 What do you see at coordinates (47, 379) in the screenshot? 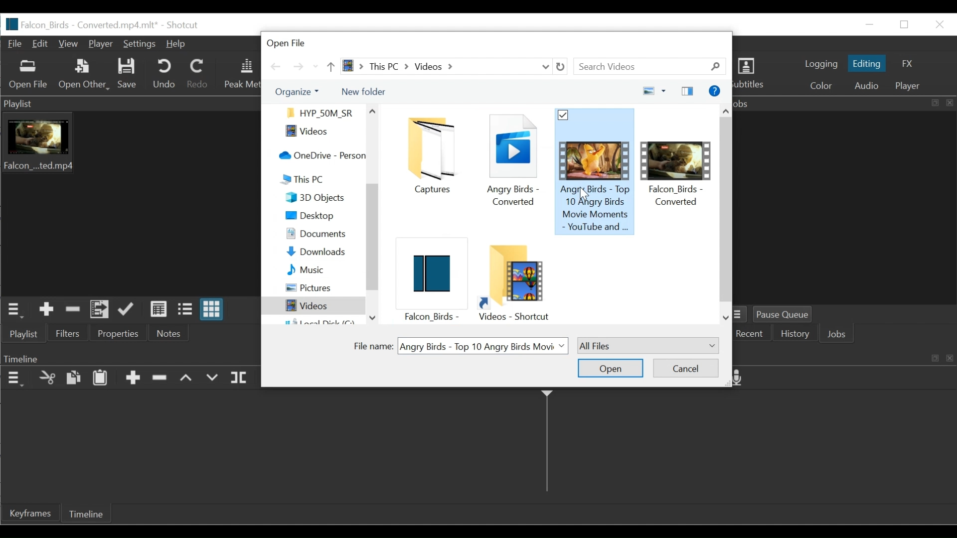
I see `Cut` at bounding box center [47, 379].